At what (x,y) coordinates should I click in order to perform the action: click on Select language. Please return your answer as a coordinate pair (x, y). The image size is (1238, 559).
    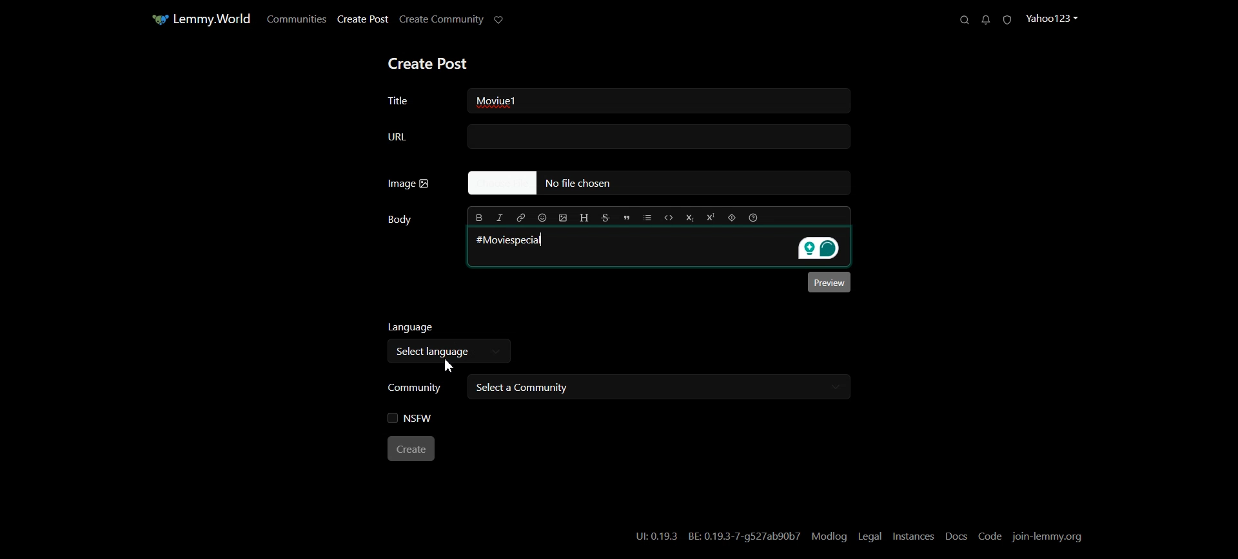
    Looking at the image, I should click on (444, 353).